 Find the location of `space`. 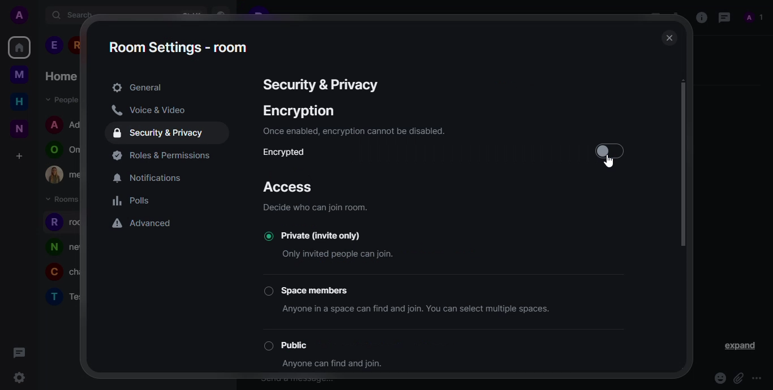

space is located at coordinates (318, 289).